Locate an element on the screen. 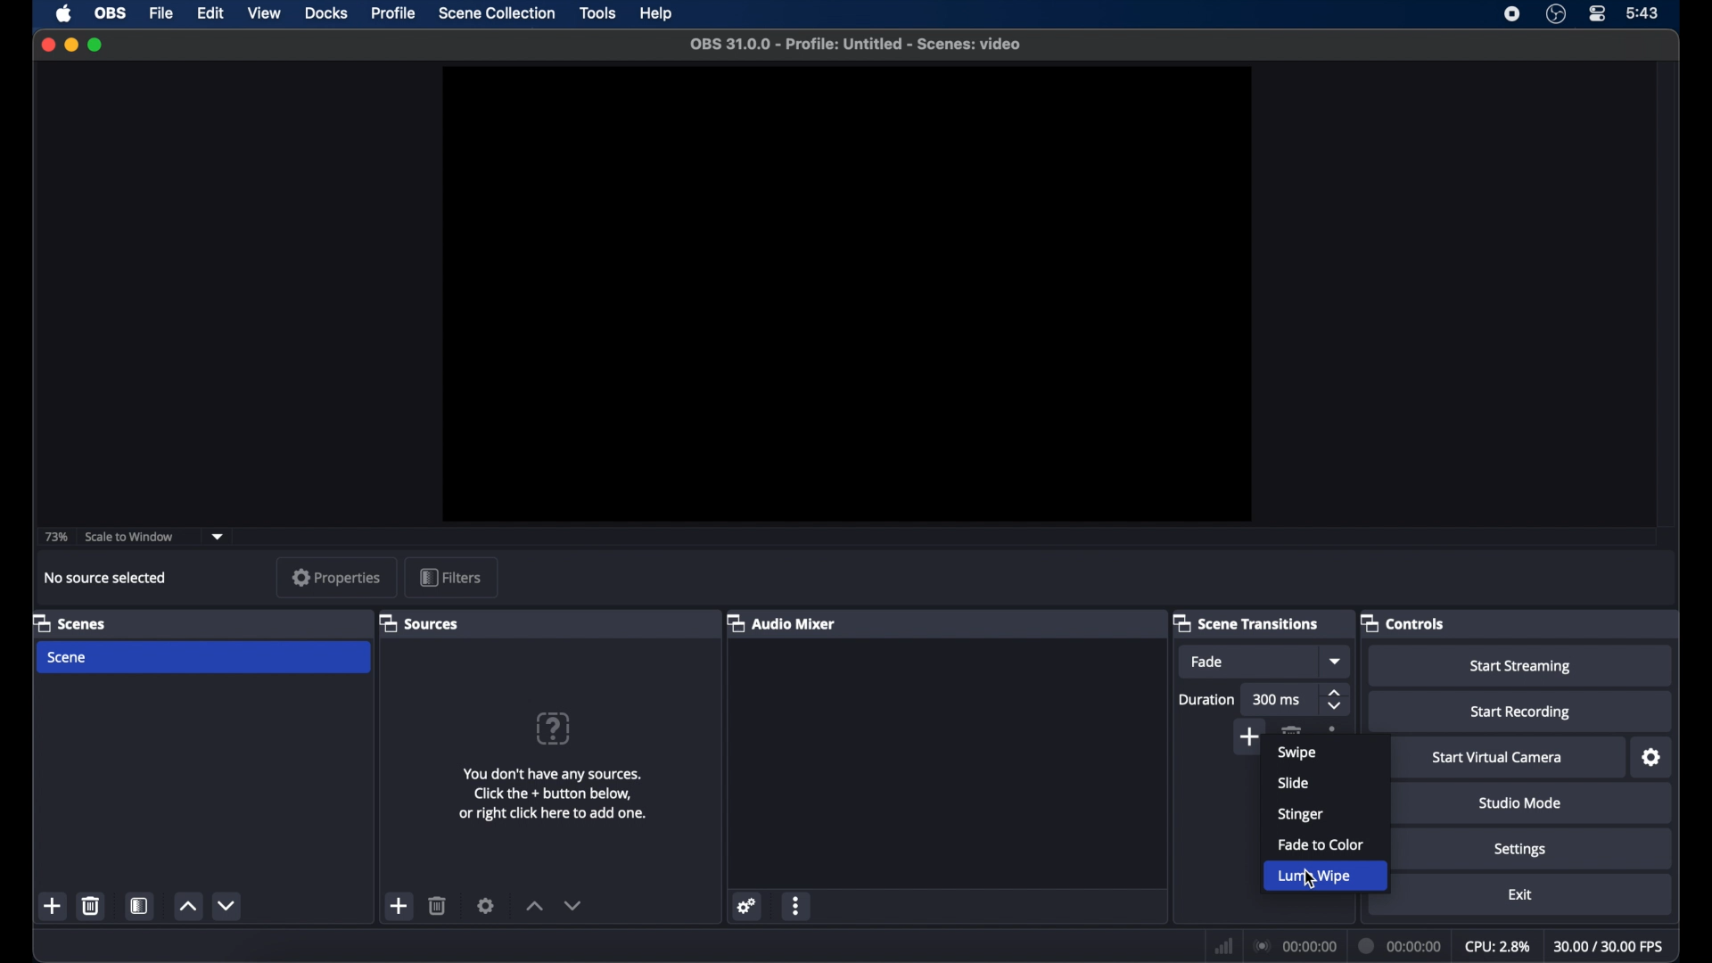  fade to color is located at coordinates (1321, 844).